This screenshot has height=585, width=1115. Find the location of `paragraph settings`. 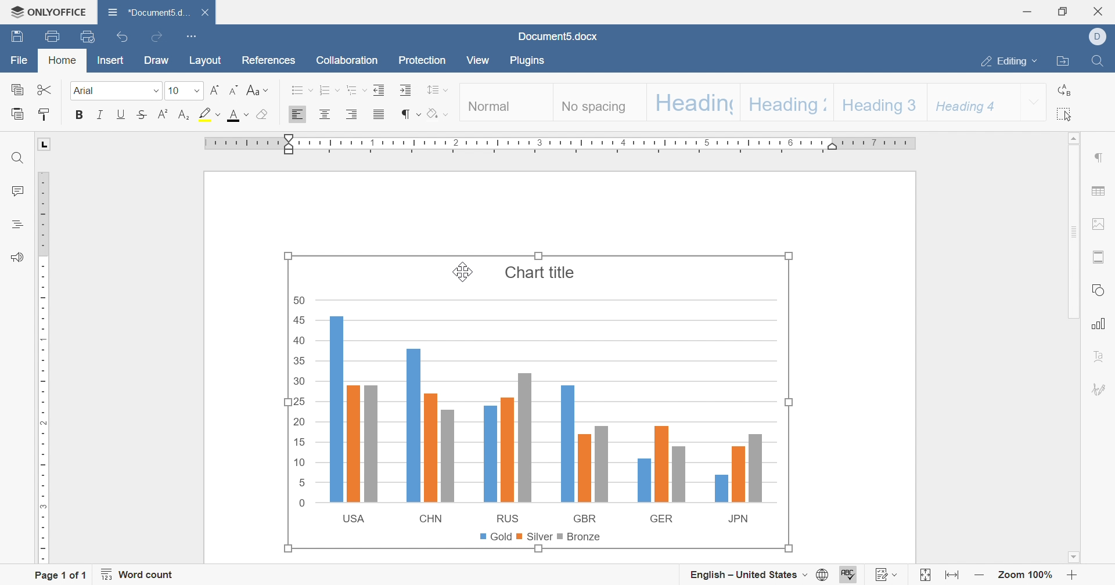

paragraph settings is located at coordinates (1098, 157).